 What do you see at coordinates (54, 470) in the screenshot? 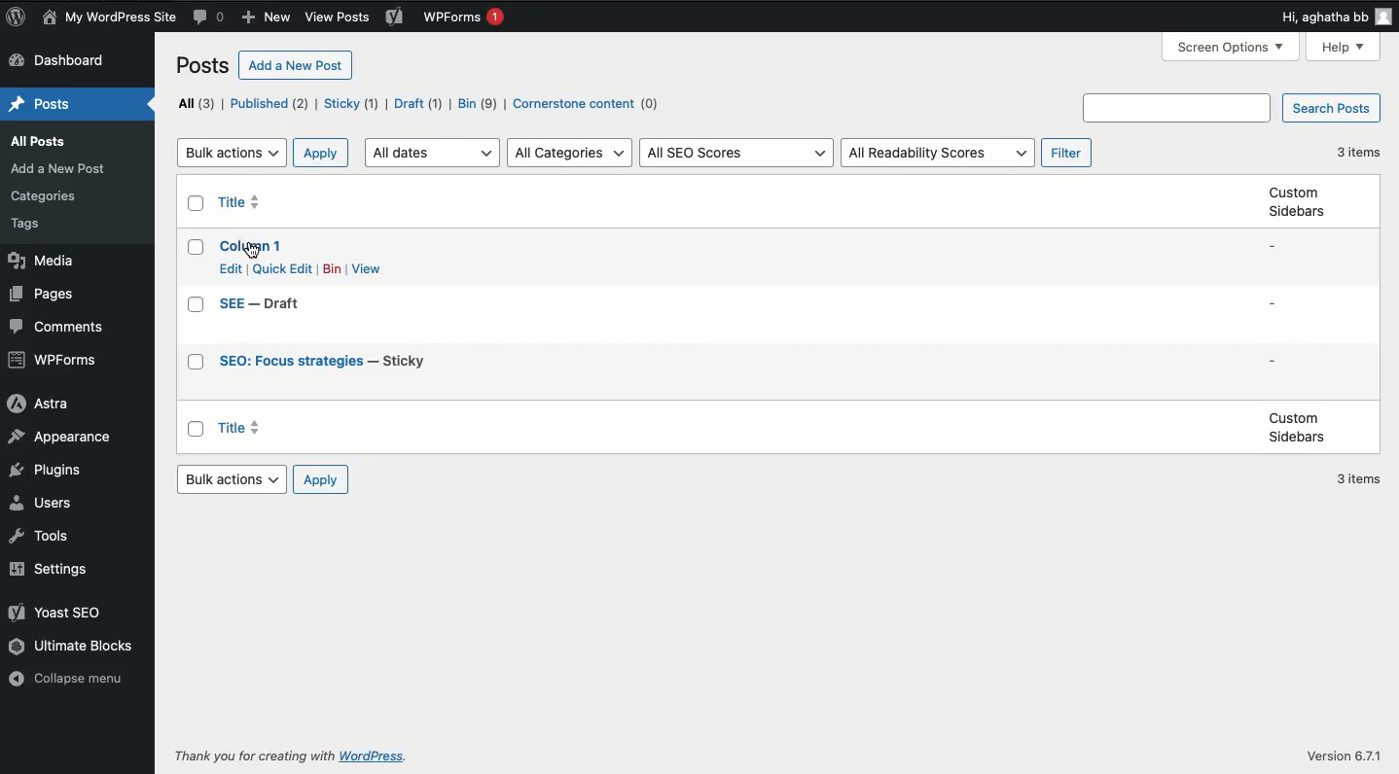
I see `Plugins ` at bounding box center [54, 470].